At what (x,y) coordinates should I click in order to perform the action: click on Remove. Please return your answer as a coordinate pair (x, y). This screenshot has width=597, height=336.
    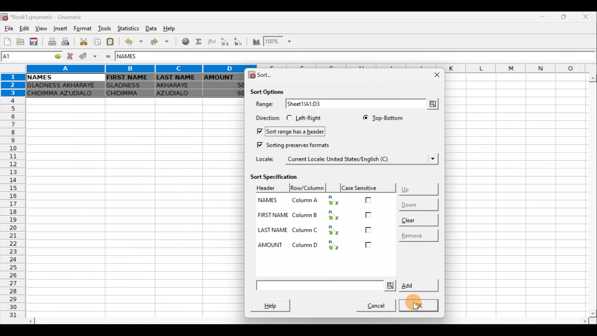
    Looking at the image, I should click on (417, 235).